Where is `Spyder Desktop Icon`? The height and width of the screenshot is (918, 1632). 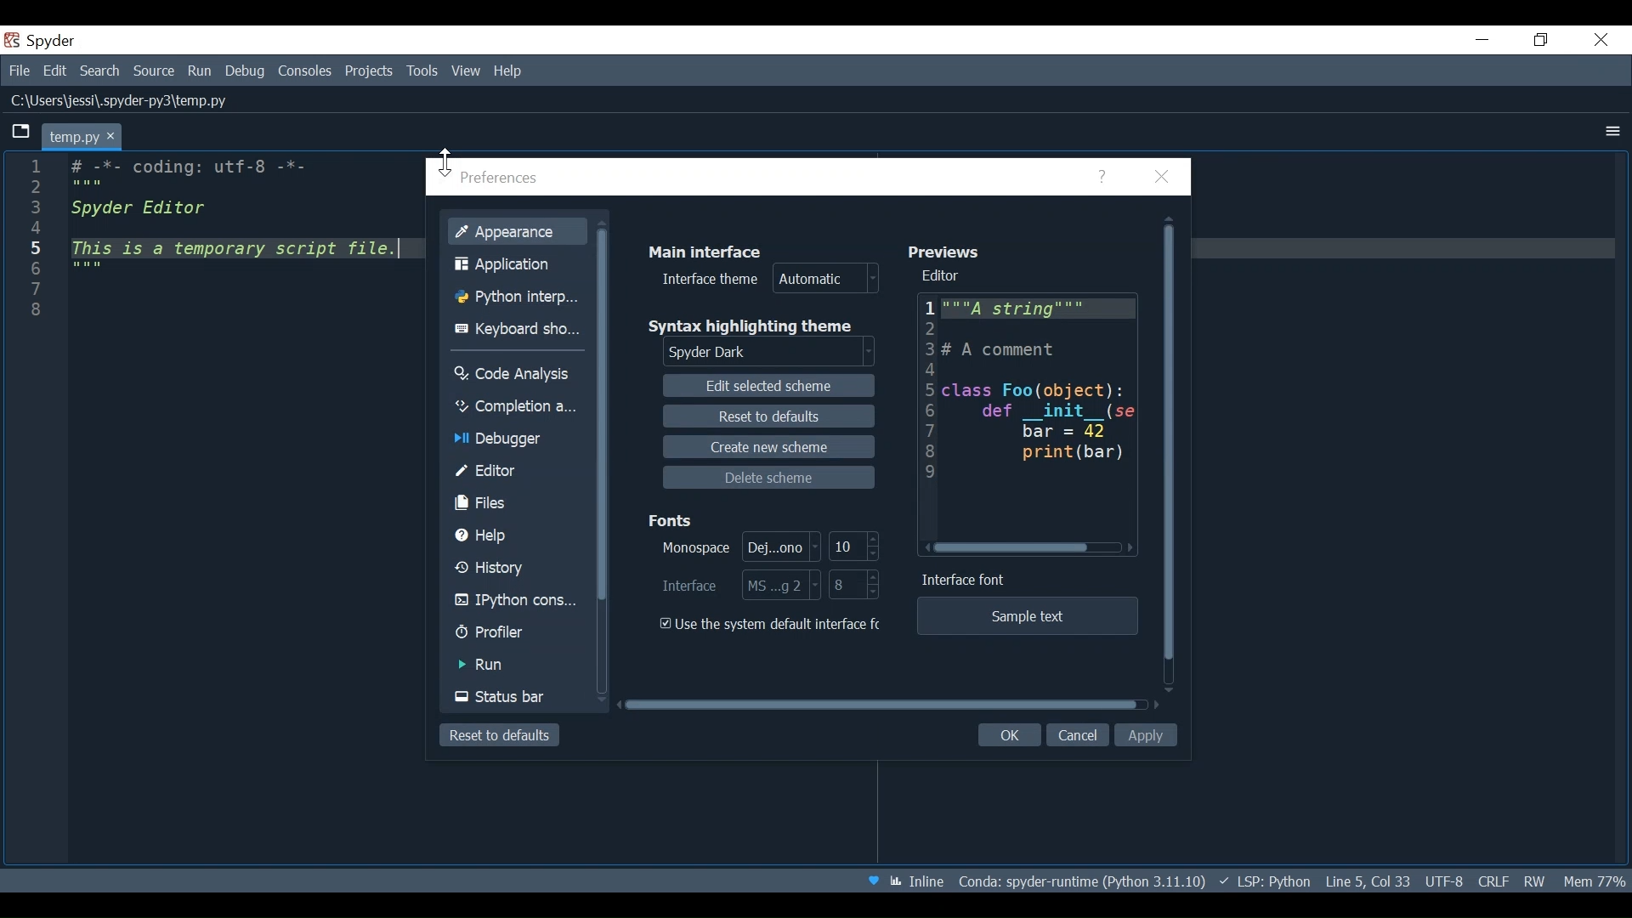
Spyder Desktop Icon is located at coordinates (39, 42).